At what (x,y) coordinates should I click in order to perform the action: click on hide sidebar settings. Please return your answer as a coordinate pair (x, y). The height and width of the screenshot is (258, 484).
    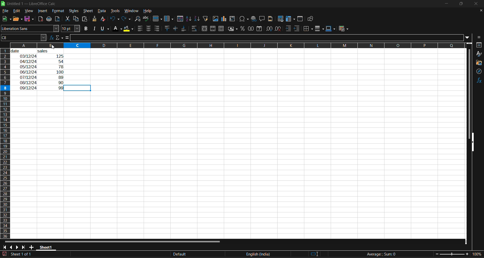
    Looking at the image, I should click on (479, 38).